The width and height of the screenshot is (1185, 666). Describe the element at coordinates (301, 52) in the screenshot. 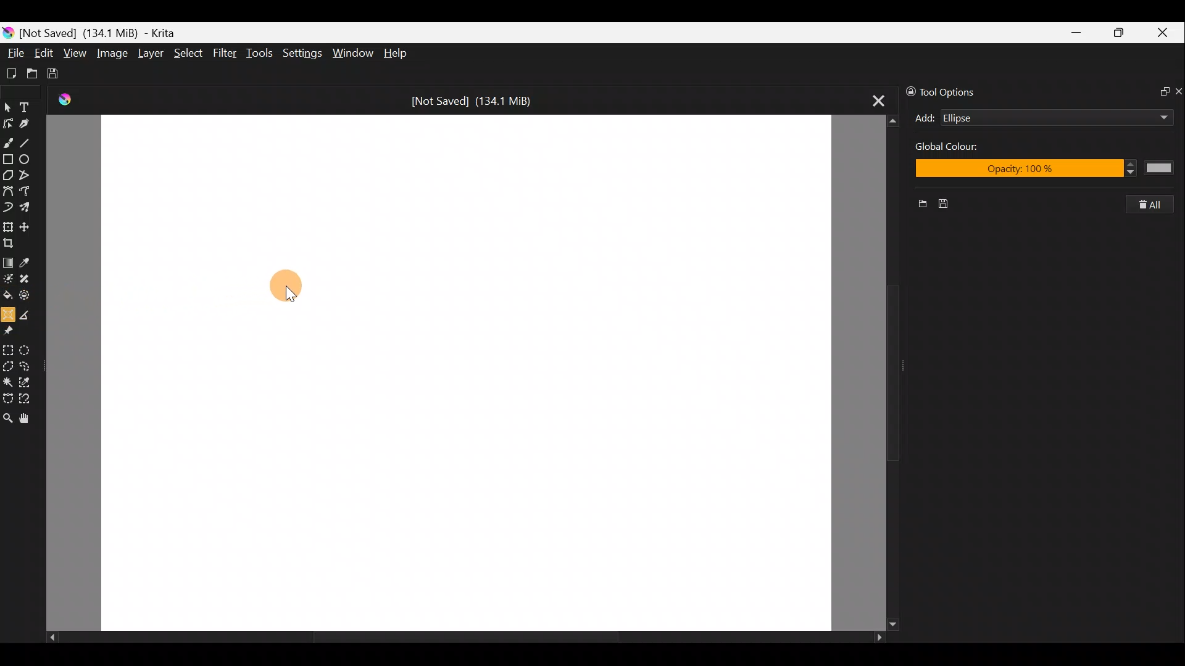

I see `Settings` at that location.